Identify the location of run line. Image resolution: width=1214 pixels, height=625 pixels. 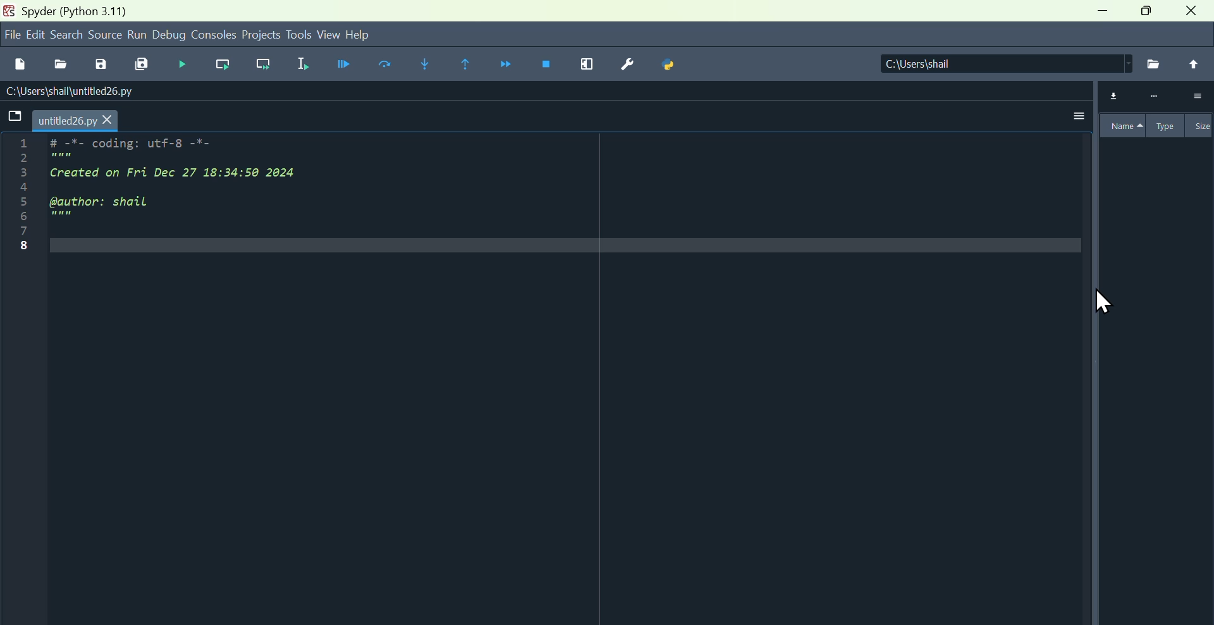
(219, 65).